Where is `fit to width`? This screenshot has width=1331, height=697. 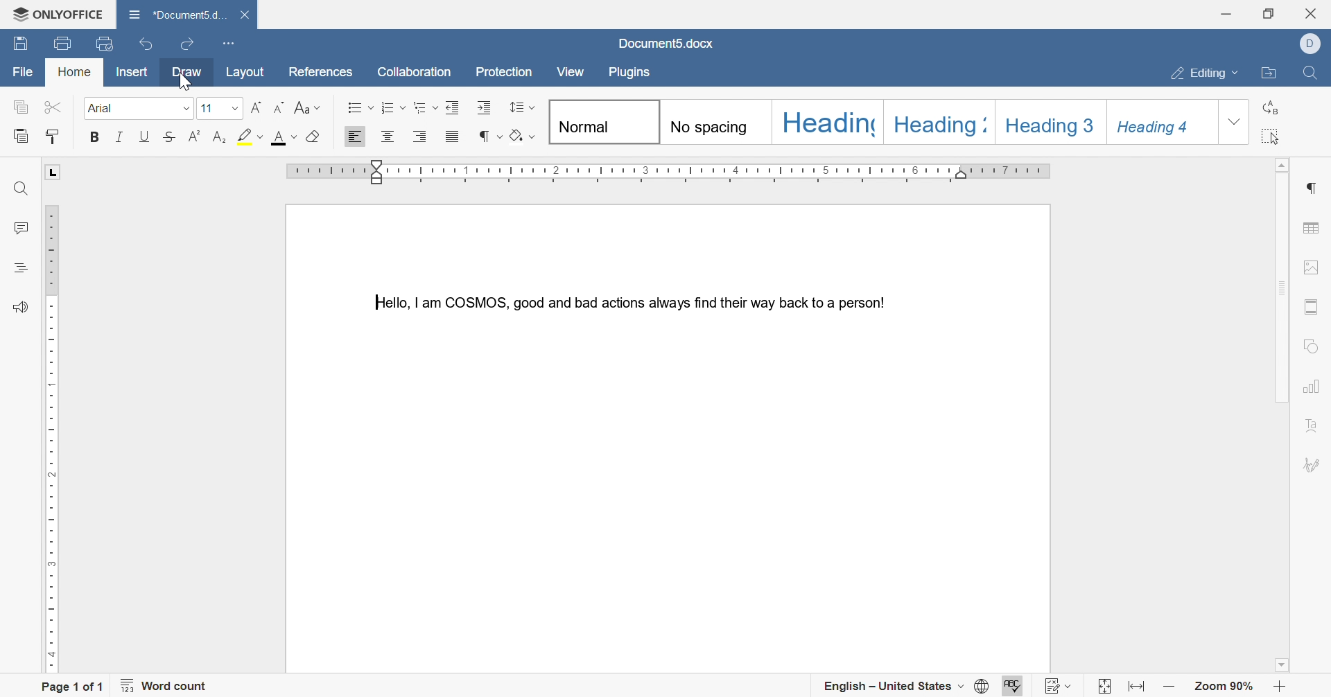 fit to width is located at coordinates (1138, 689).